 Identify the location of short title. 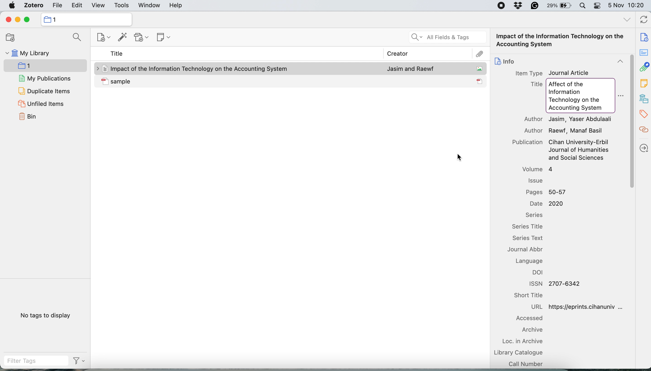
(530, 296).